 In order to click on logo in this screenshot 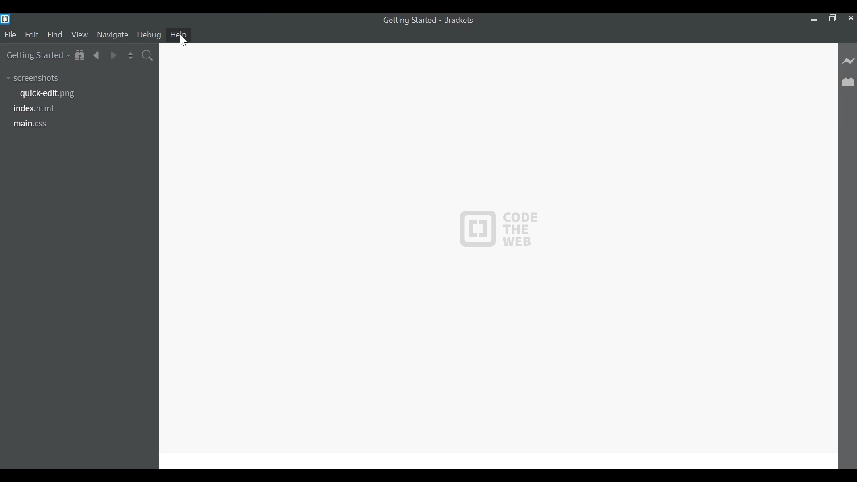, I will do `click(508, 232)`.